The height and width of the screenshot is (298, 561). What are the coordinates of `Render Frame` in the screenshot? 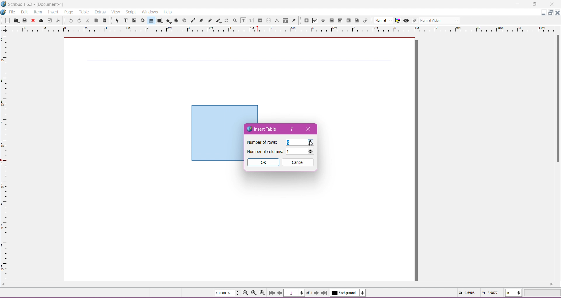 It's located at (142, 20).